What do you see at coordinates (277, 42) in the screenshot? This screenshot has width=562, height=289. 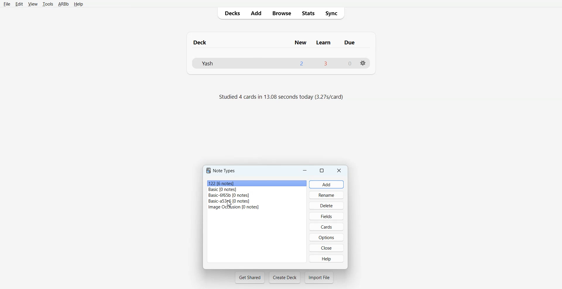 I see `Deck New Learn Due` at bounding box center [277, 42].